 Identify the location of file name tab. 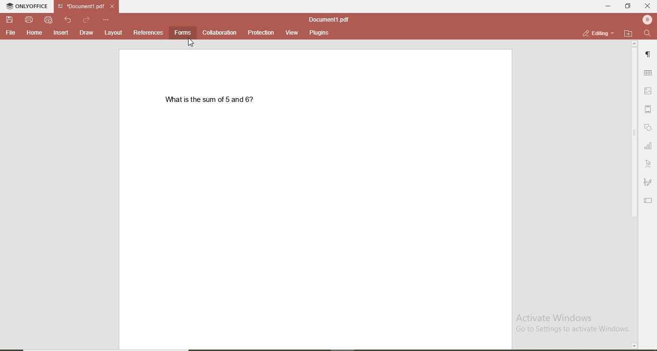
(82, 6).